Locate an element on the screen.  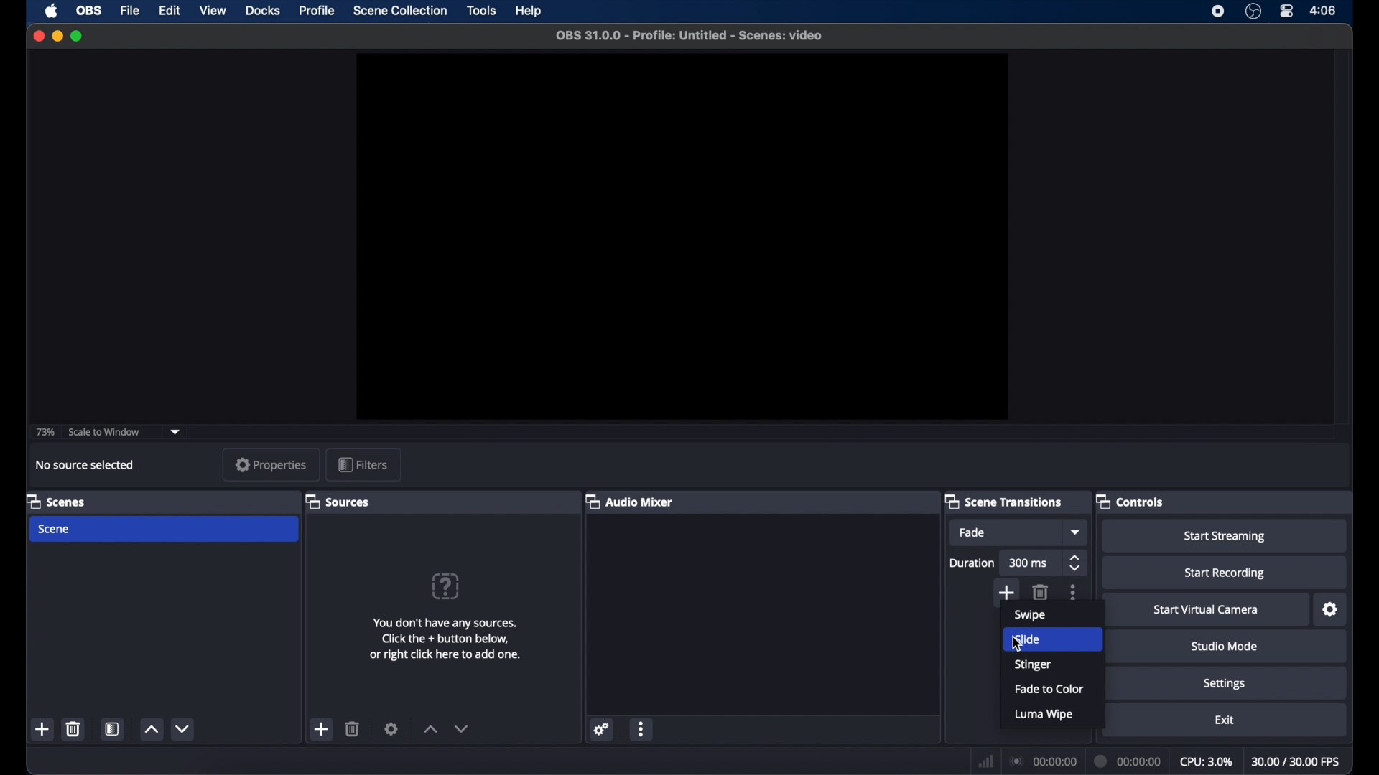
300 ms is located at coordinates (1029, 564).